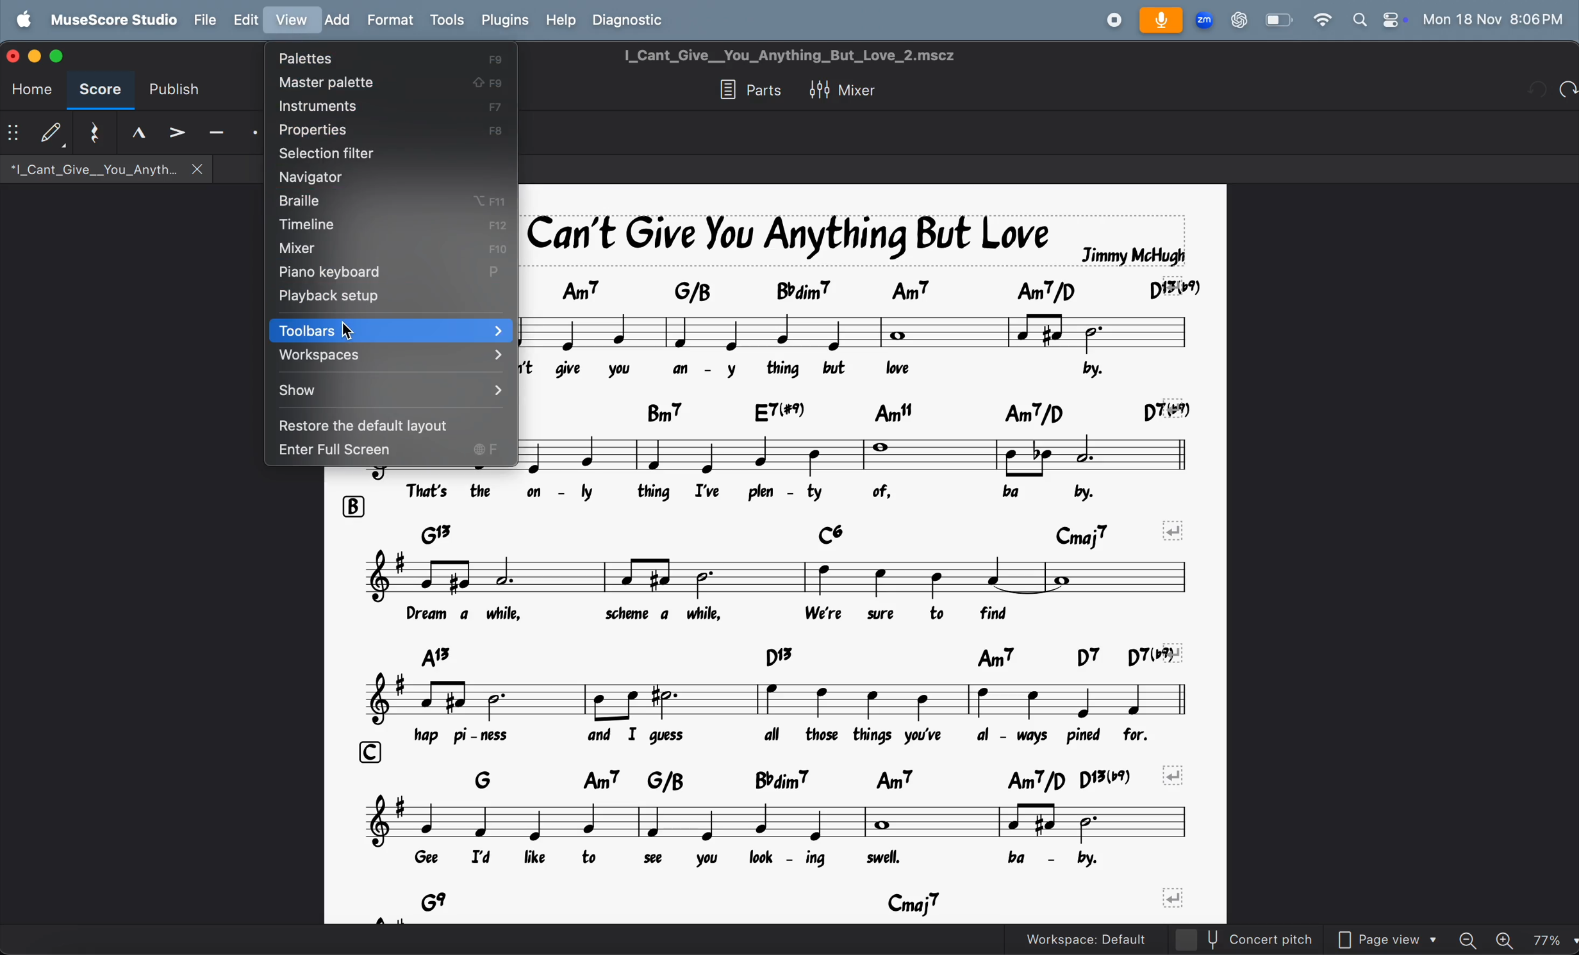 This screenshot has height=955, width=1579. I want to click on minimize, so click(37, 56).